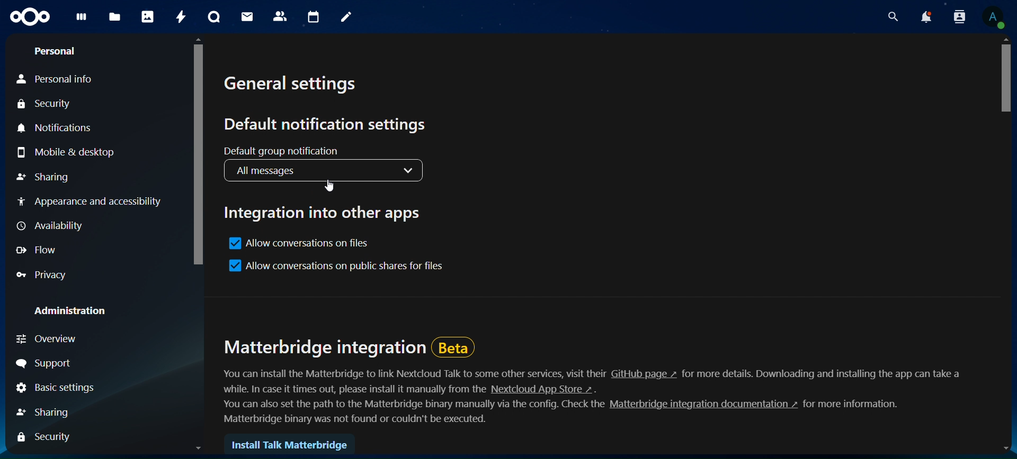 This screenshot has width=1017, height=459. Describe the element at coordinates (345, 389) in the screenshot. I see `text` at that location.